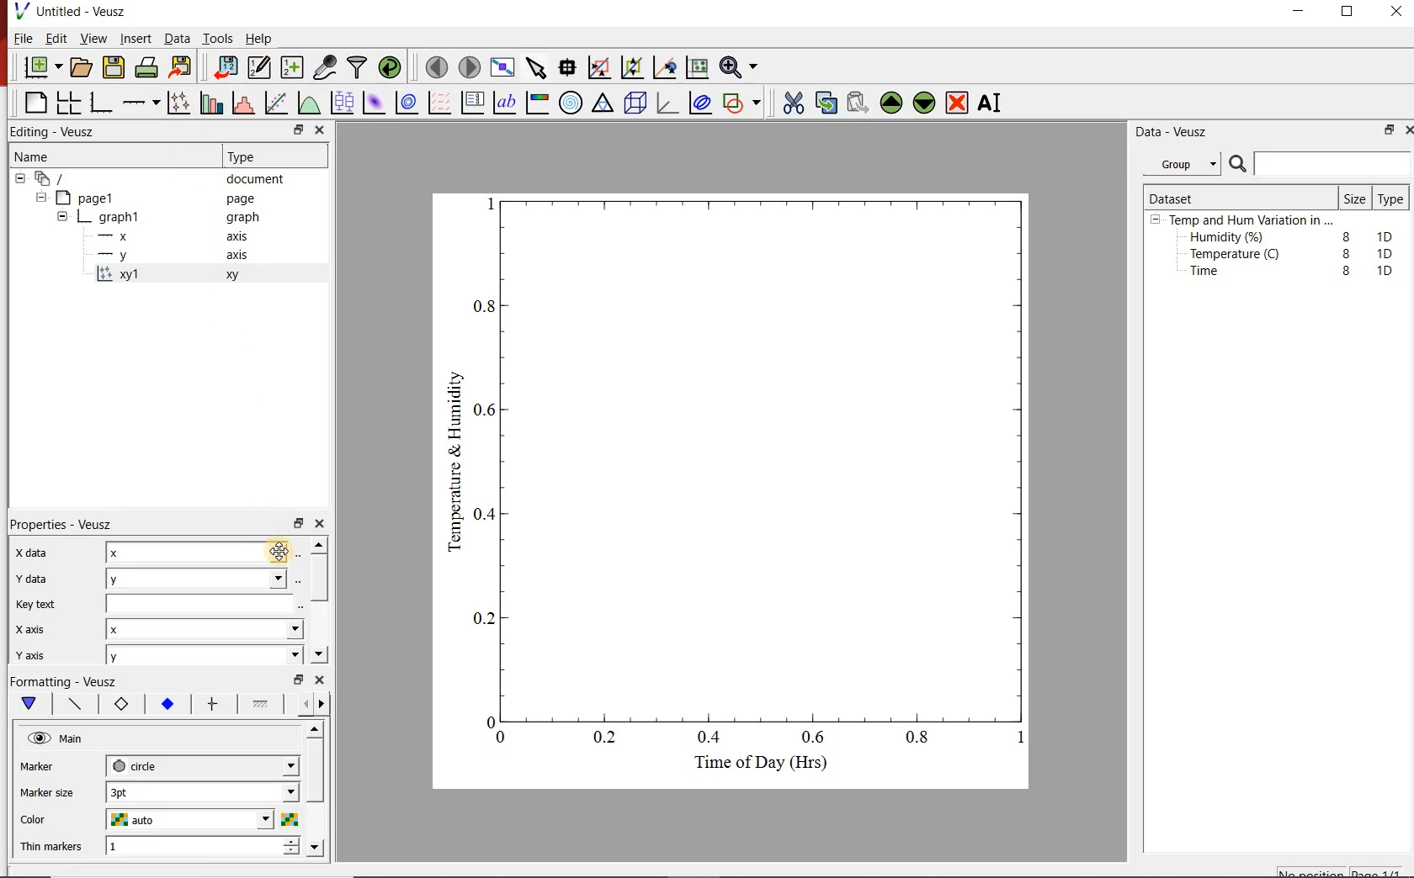 This screenshot has height=878, width=1414. I want to click on y axis, so click(42, 653).